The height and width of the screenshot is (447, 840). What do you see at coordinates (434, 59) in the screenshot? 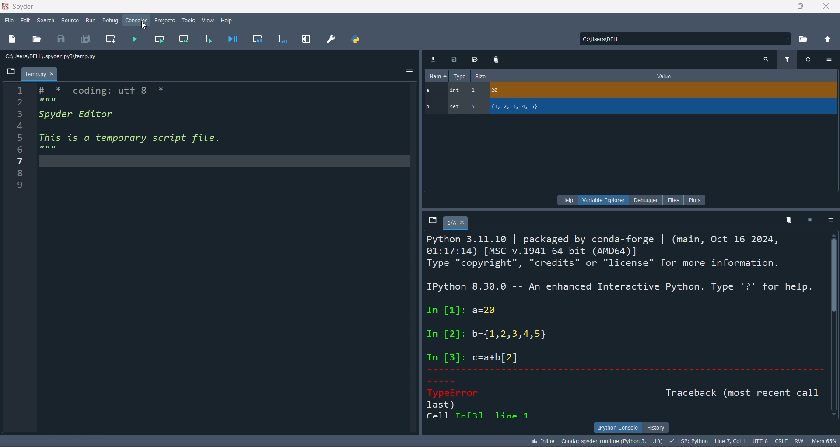
I see `import ` at bounding box center [434, 59].